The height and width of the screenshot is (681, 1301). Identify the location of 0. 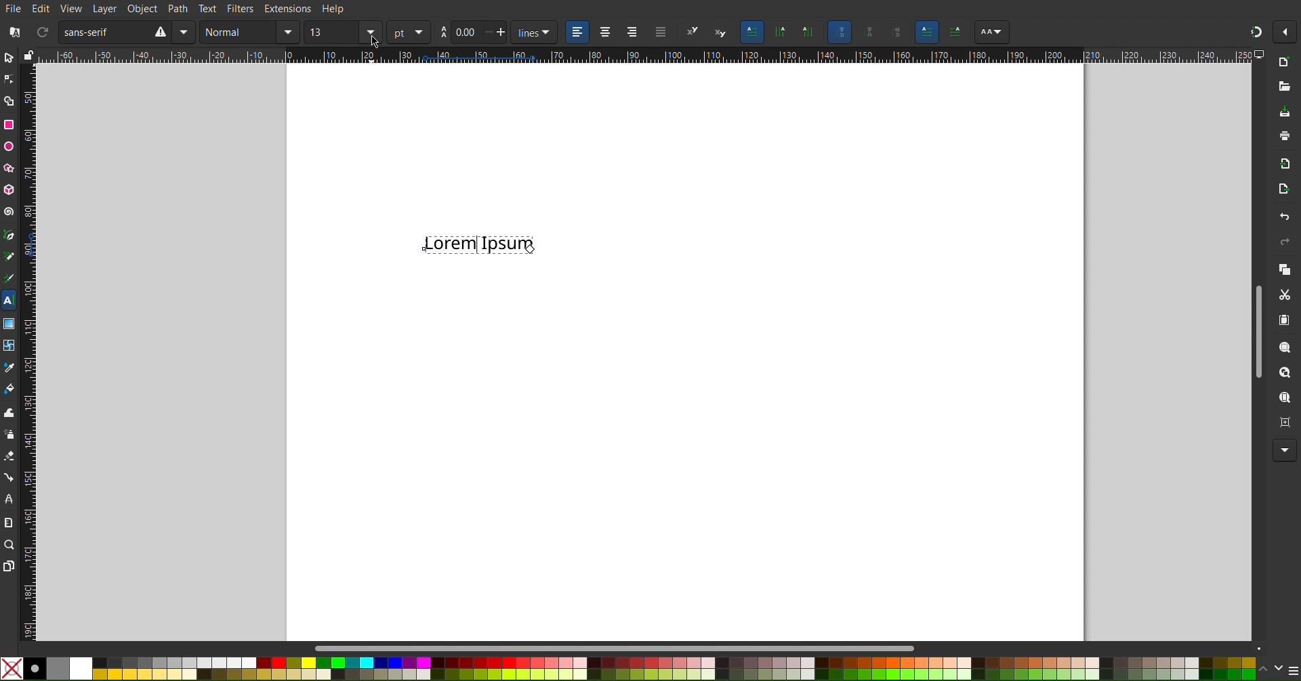
(465, 32).